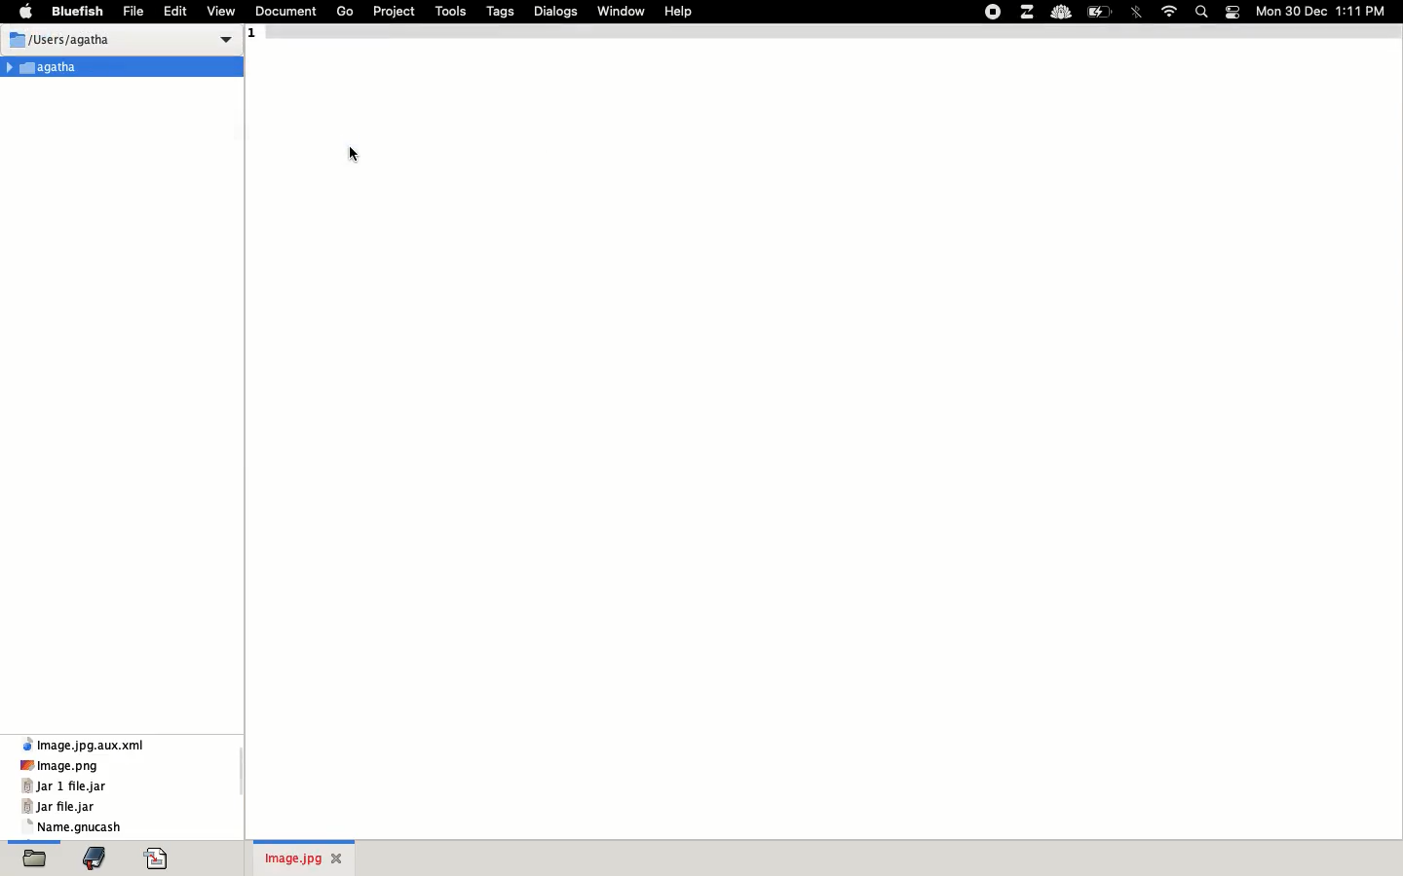 Image resolution: width=1403 pixels, height=876 pixels. I want to click on image.png, so click(60, 765).